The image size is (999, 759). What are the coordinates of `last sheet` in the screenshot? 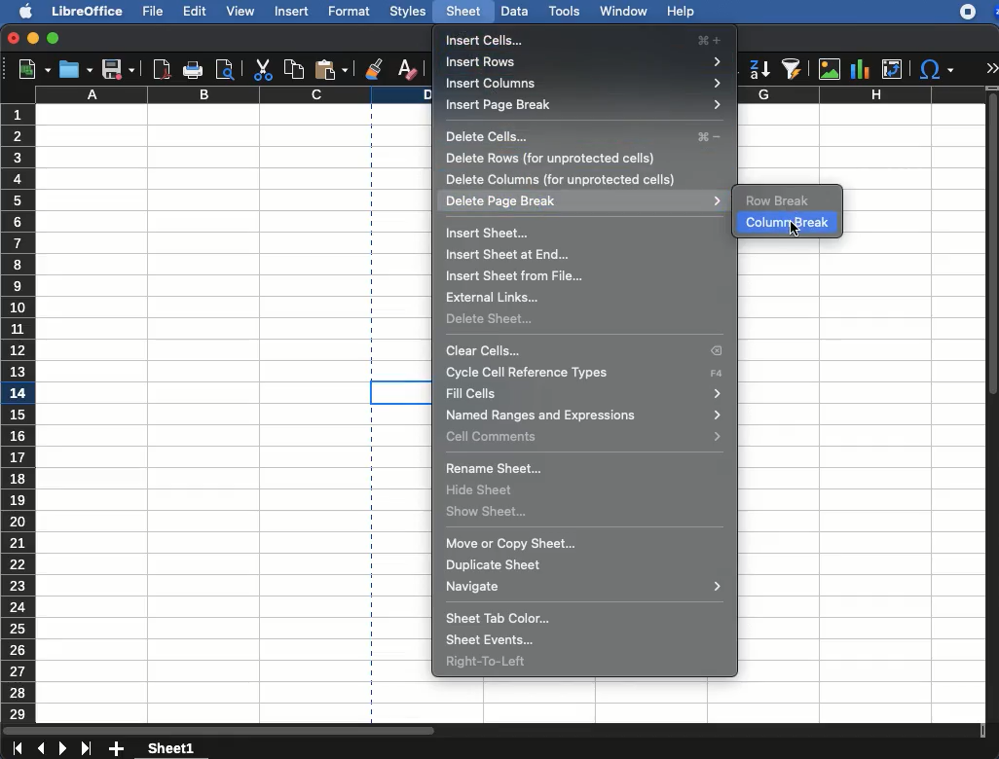 It's located at (17, 749).